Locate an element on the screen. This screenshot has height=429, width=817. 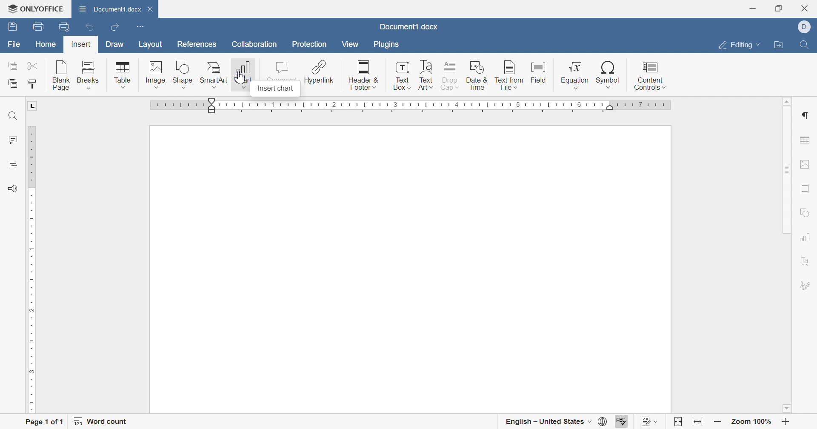
Signature settings is located at coordinates (808, 285).